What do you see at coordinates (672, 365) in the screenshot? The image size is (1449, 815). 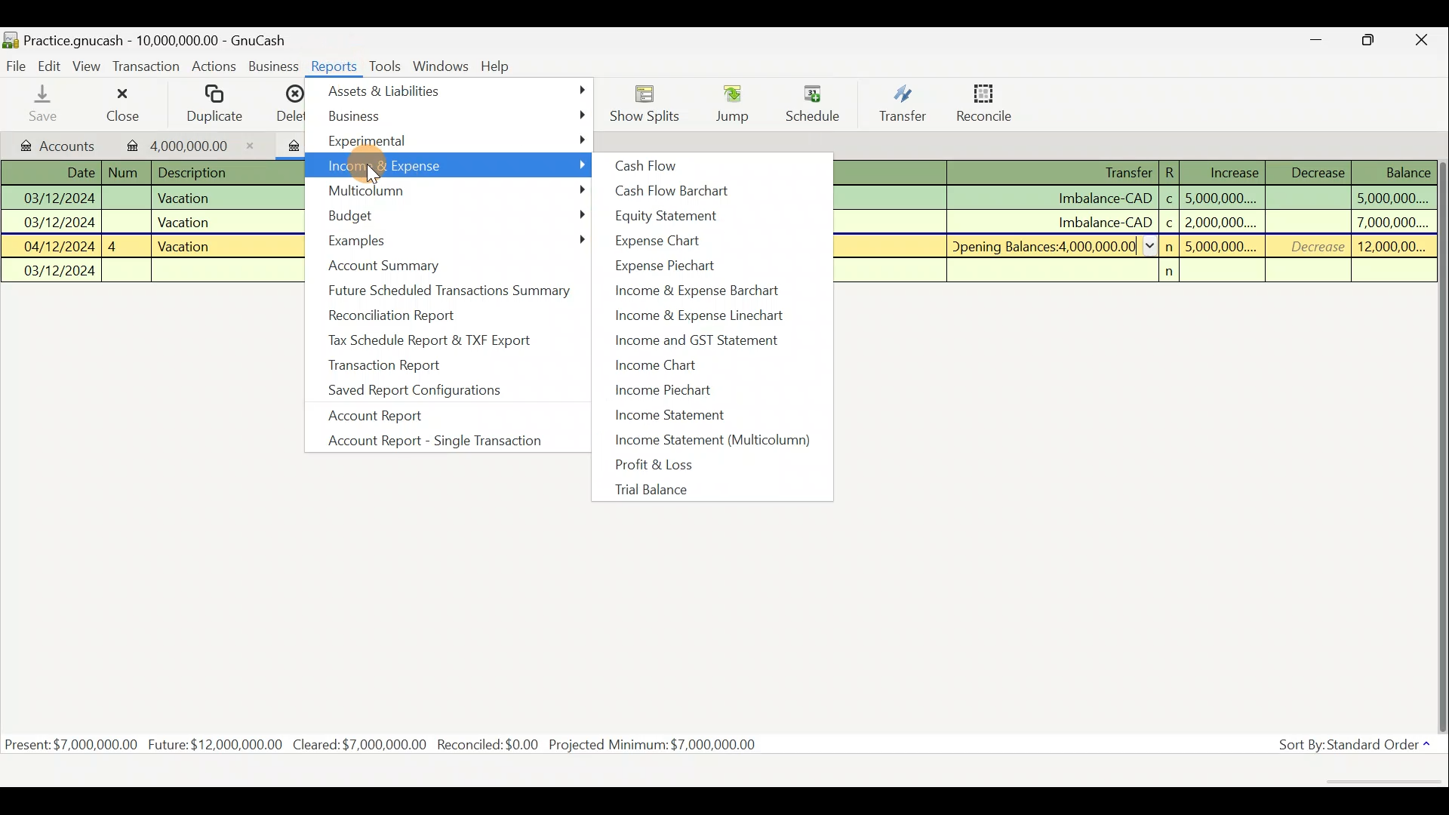 I see `Income chart` at bounding box center [672, 365].